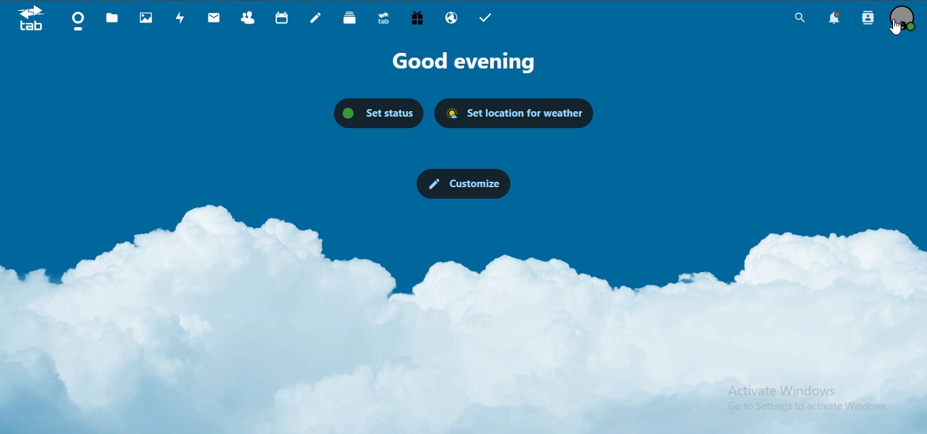  I want to click on cursor, so click(894, 29).